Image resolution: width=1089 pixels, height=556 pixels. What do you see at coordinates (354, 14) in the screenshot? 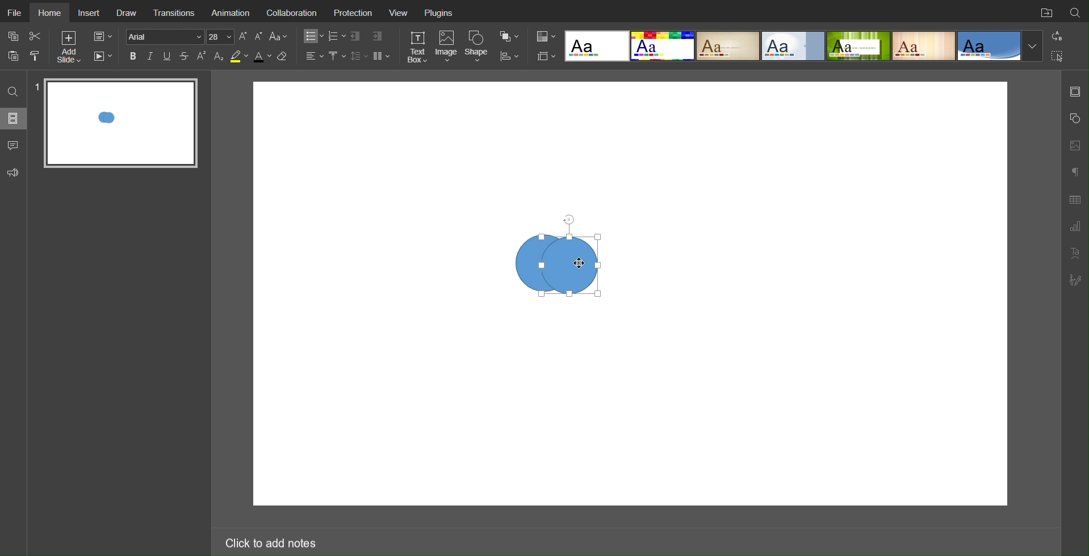
I see `Protection` at bounding box center [354, 14].